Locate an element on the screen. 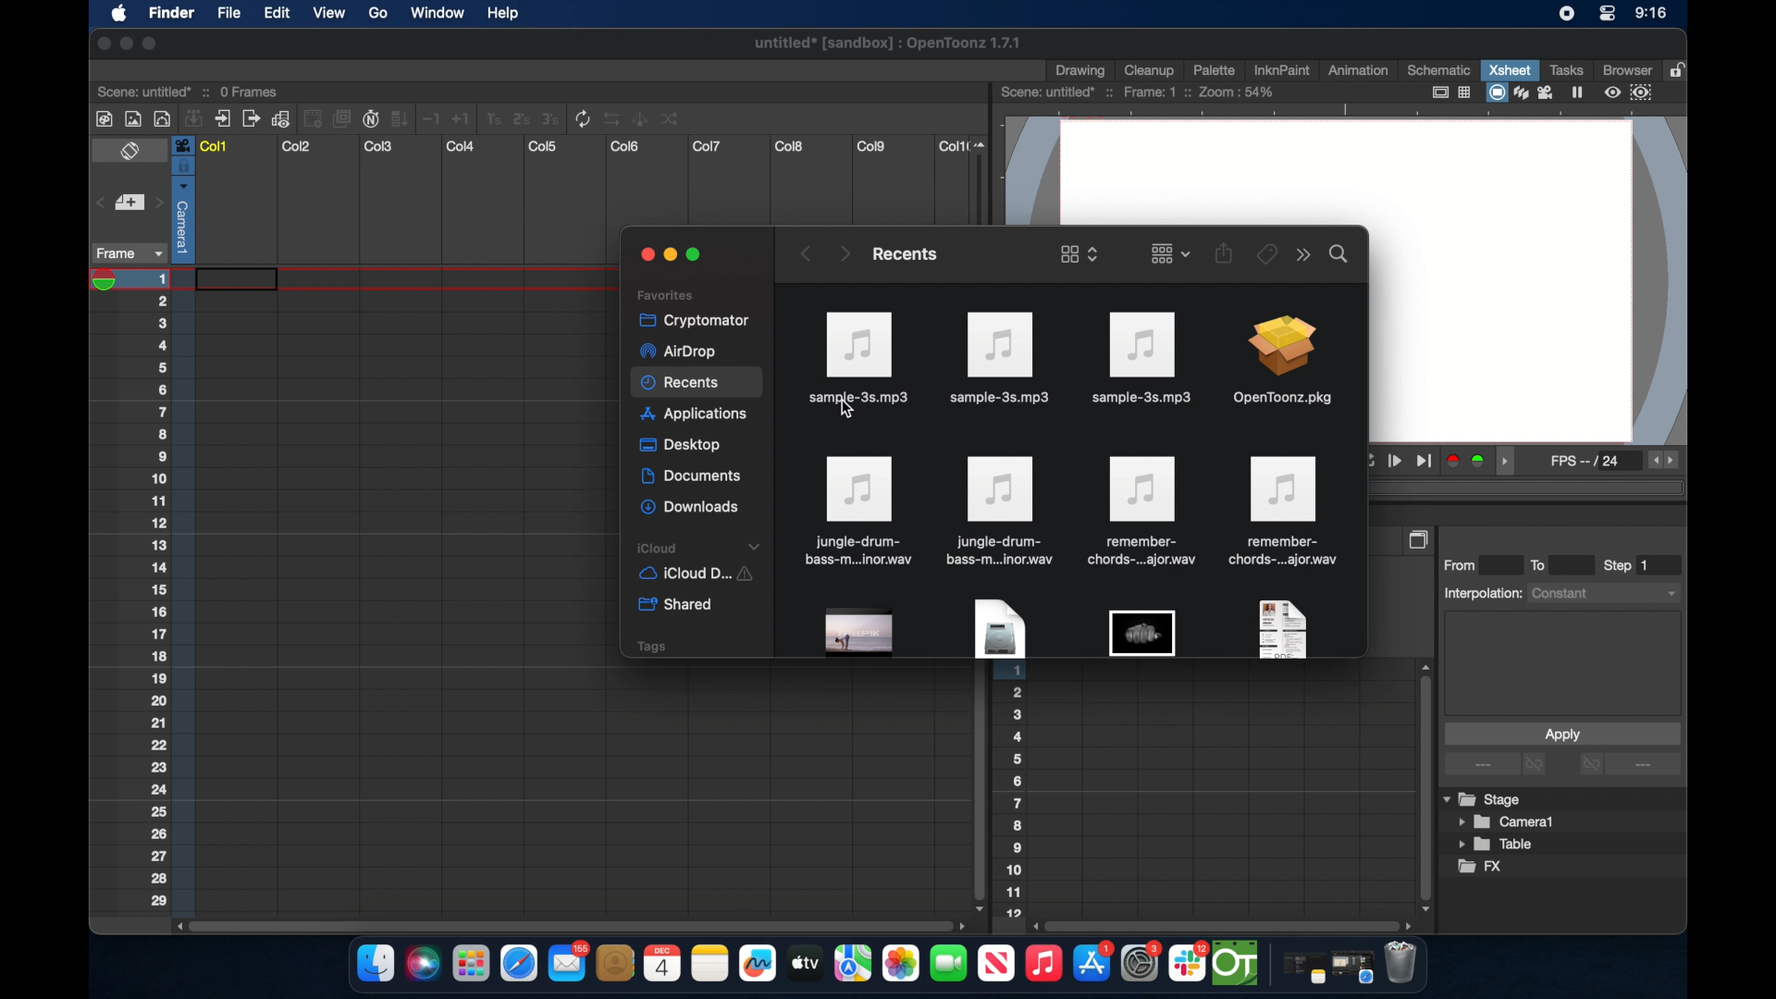 Image resolution: width=1776 pixels, height=999 pixels. maximize is located at coordinates (151, 43).